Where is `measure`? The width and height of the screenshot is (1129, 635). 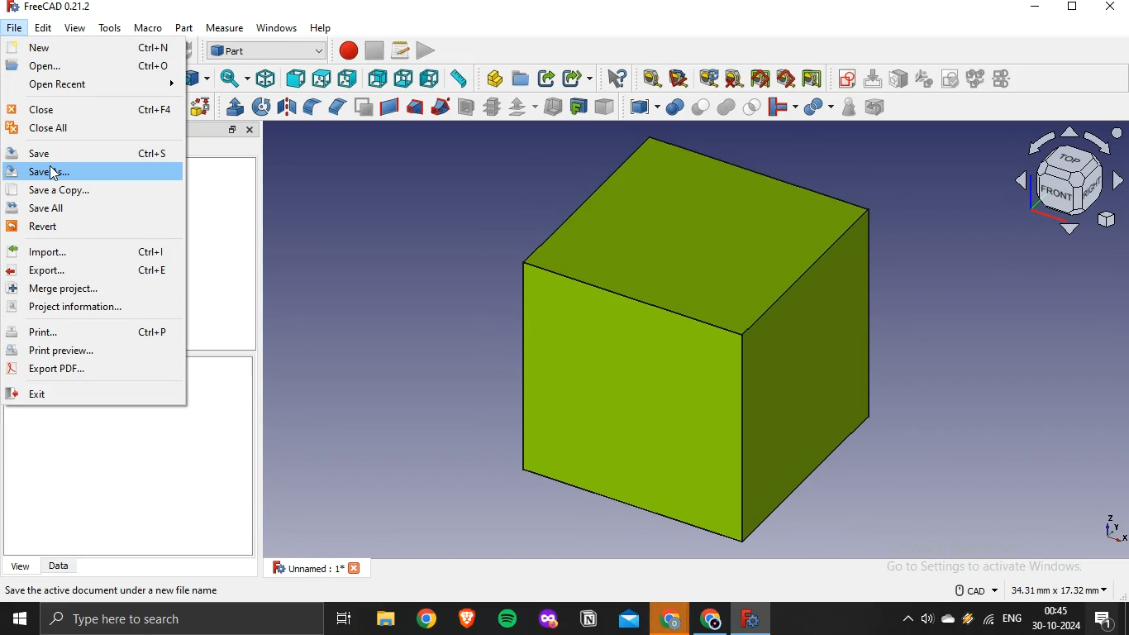 measure is located at coordinates (226, 27).